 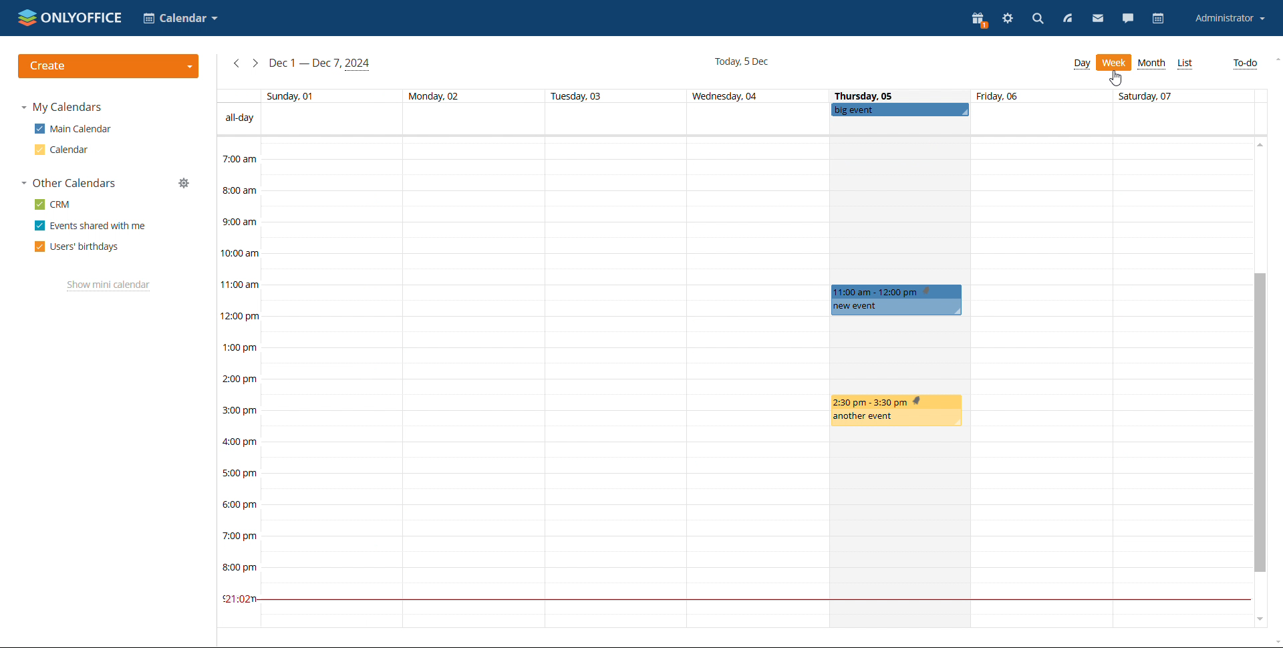 I want to click on select calendar, so click(x=181, y=18).